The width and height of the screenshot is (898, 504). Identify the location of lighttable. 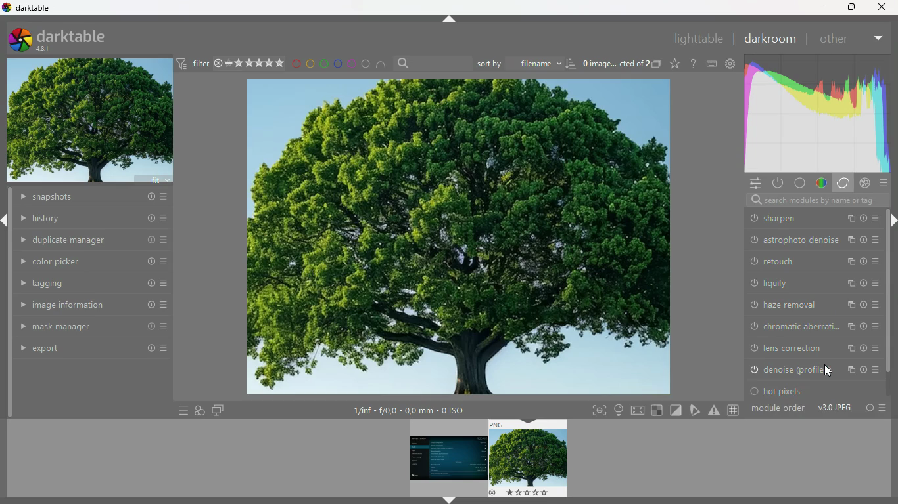
(698, 40).